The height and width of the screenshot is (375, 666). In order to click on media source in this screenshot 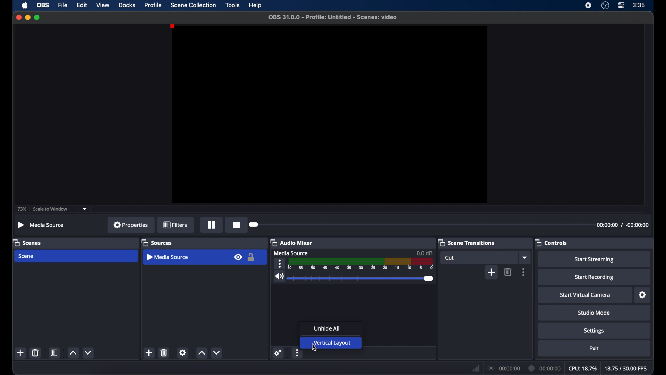, I will do `click(291, 253)`.